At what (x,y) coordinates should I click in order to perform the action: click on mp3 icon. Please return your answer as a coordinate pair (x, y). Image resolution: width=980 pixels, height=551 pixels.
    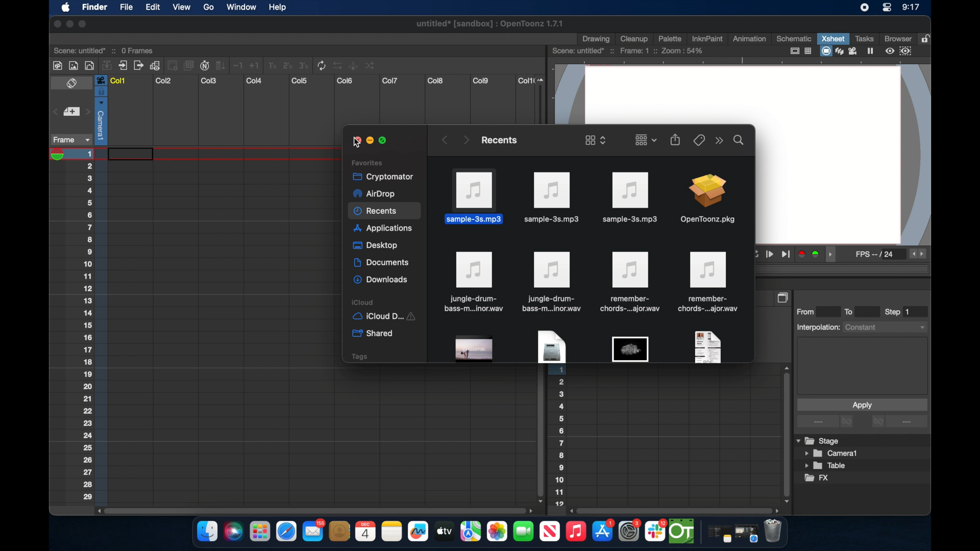
    Looking at the image, I should click on (552, 198).